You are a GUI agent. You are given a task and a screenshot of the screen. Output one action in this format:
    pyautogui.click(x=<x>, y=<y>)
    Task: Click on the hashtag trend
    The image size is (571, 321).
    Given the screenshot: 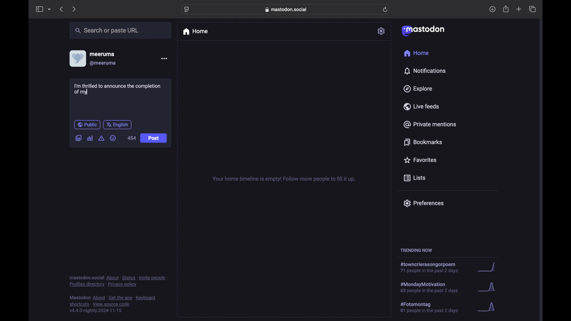 What is the action you would take?
    pyautogui.click(x=432, y=267)
    